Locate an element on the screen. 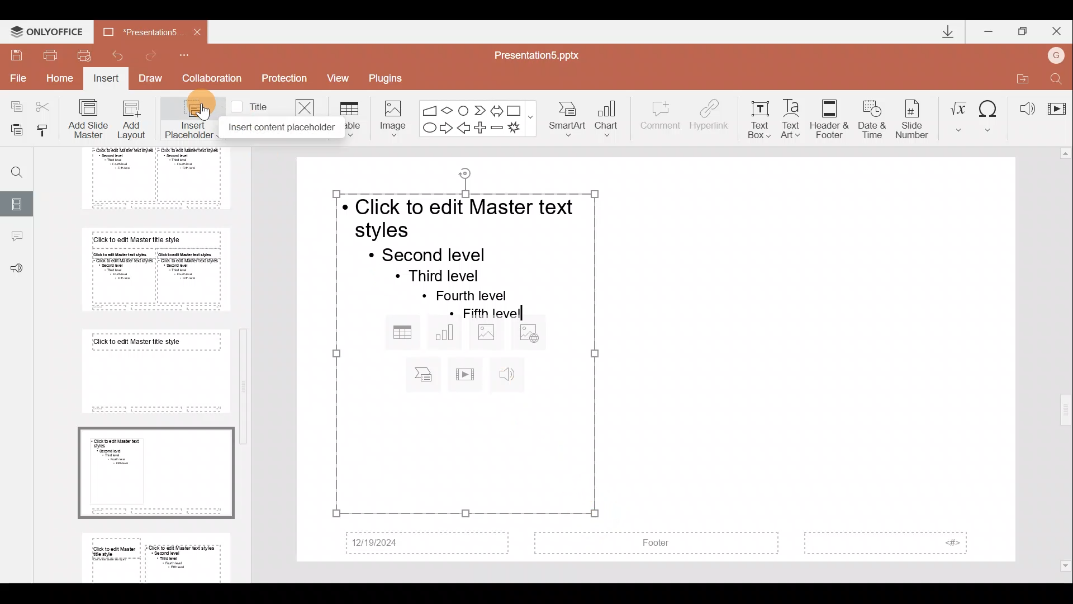  Right arrow is located at coordinates (446, 129).